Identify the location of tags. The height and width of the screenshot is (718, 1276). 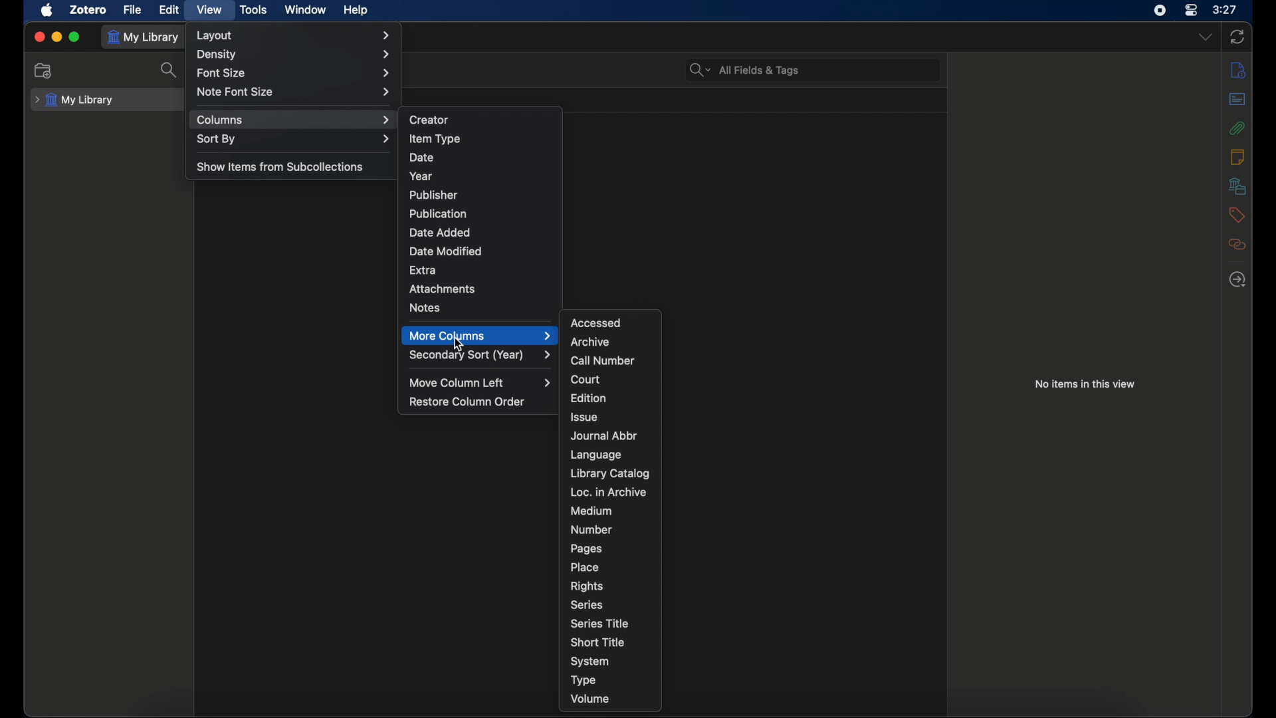
(1236, 215).